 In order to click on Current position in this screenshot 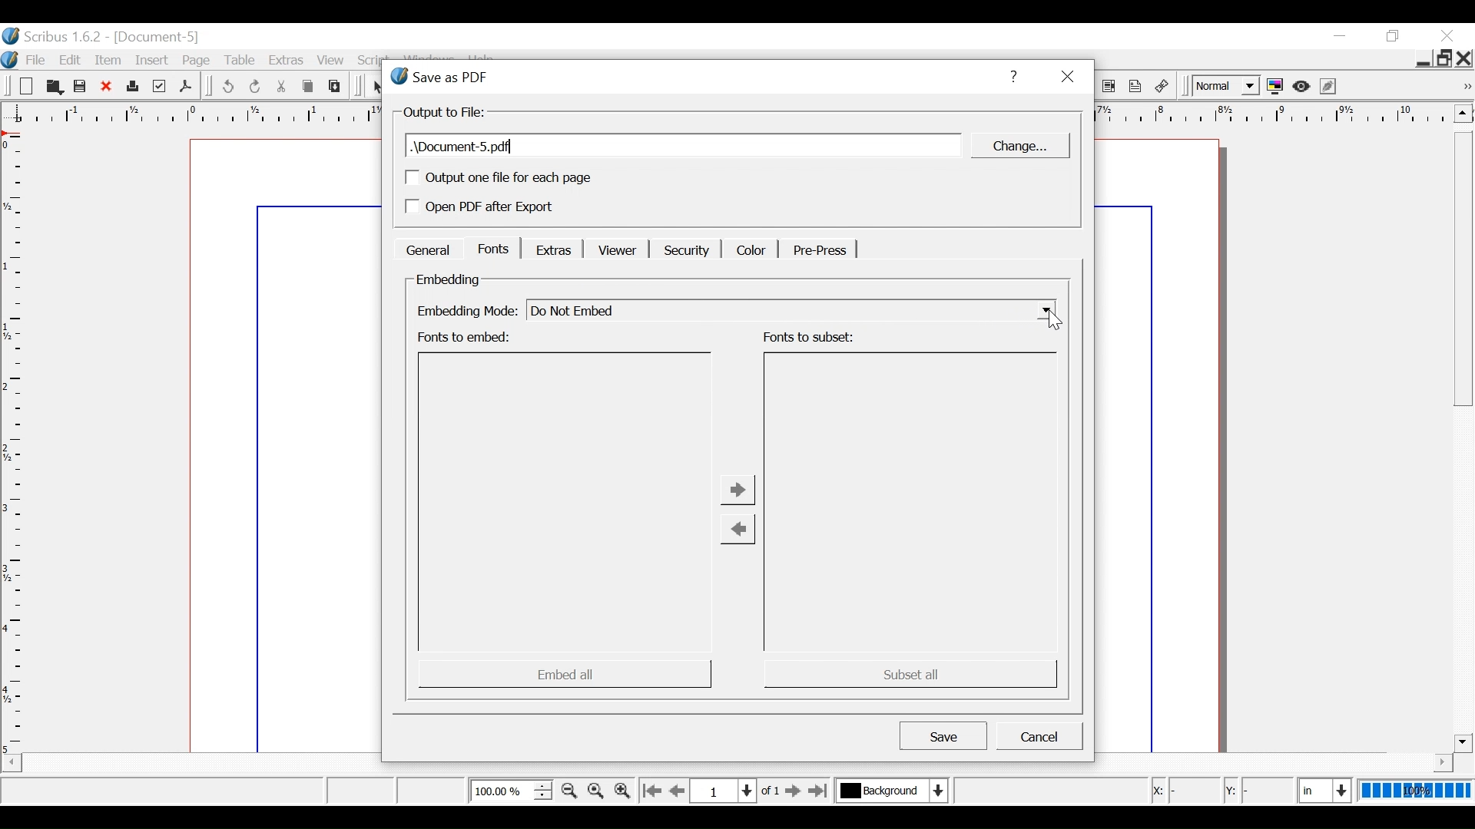, I will do `click(739, 790)`.